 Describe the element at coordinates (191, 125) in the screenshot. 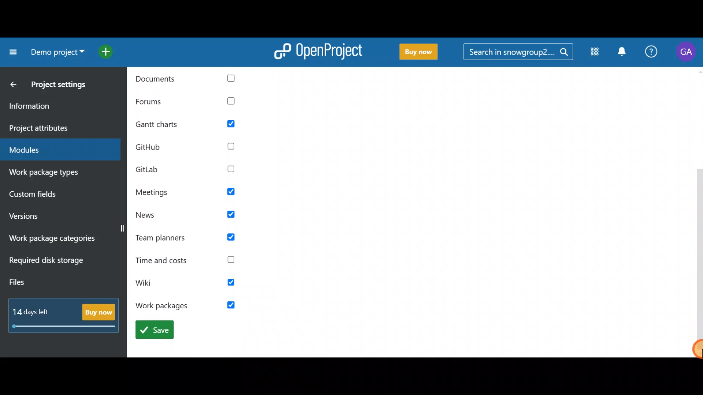

I see `gantt charts` at that location.